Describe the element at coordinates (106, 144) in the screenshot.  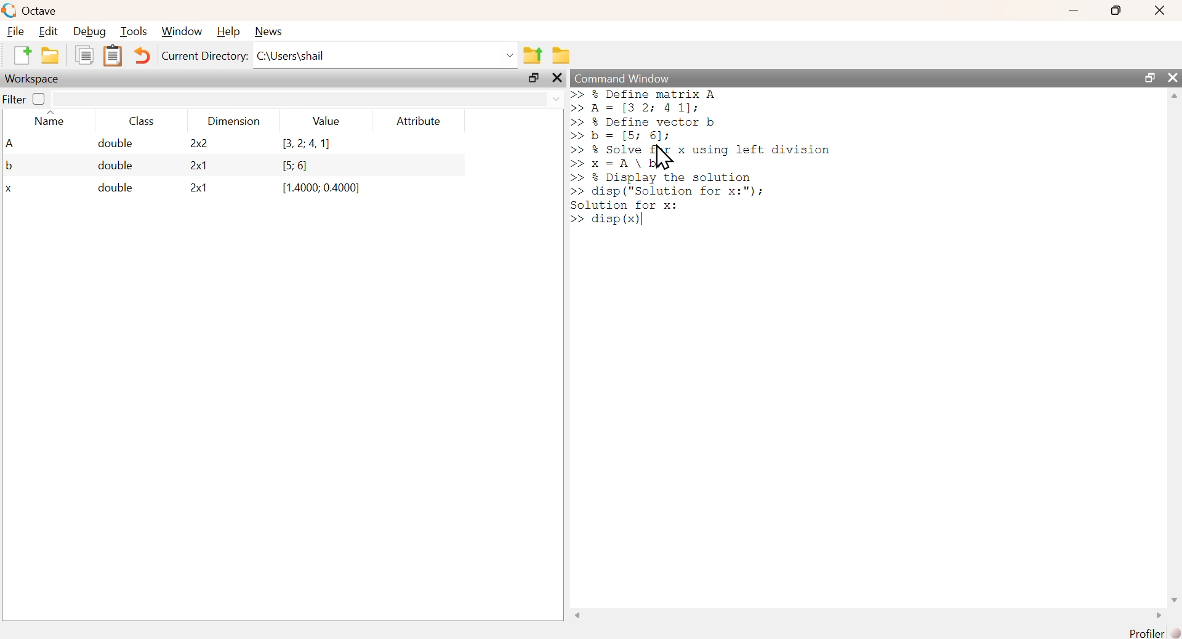
I see `double` at that location.